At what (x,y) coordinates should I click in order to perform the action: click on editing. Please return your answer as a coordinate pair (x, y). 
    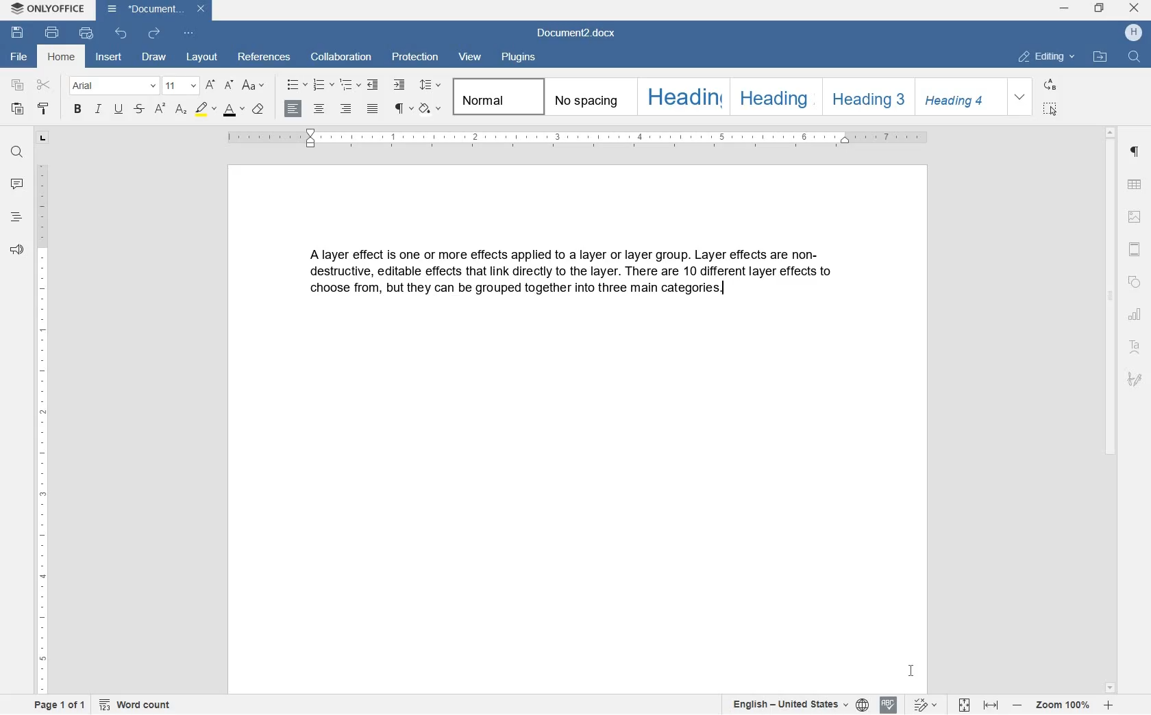
    Looking at the image, I should click on (1047, 56).